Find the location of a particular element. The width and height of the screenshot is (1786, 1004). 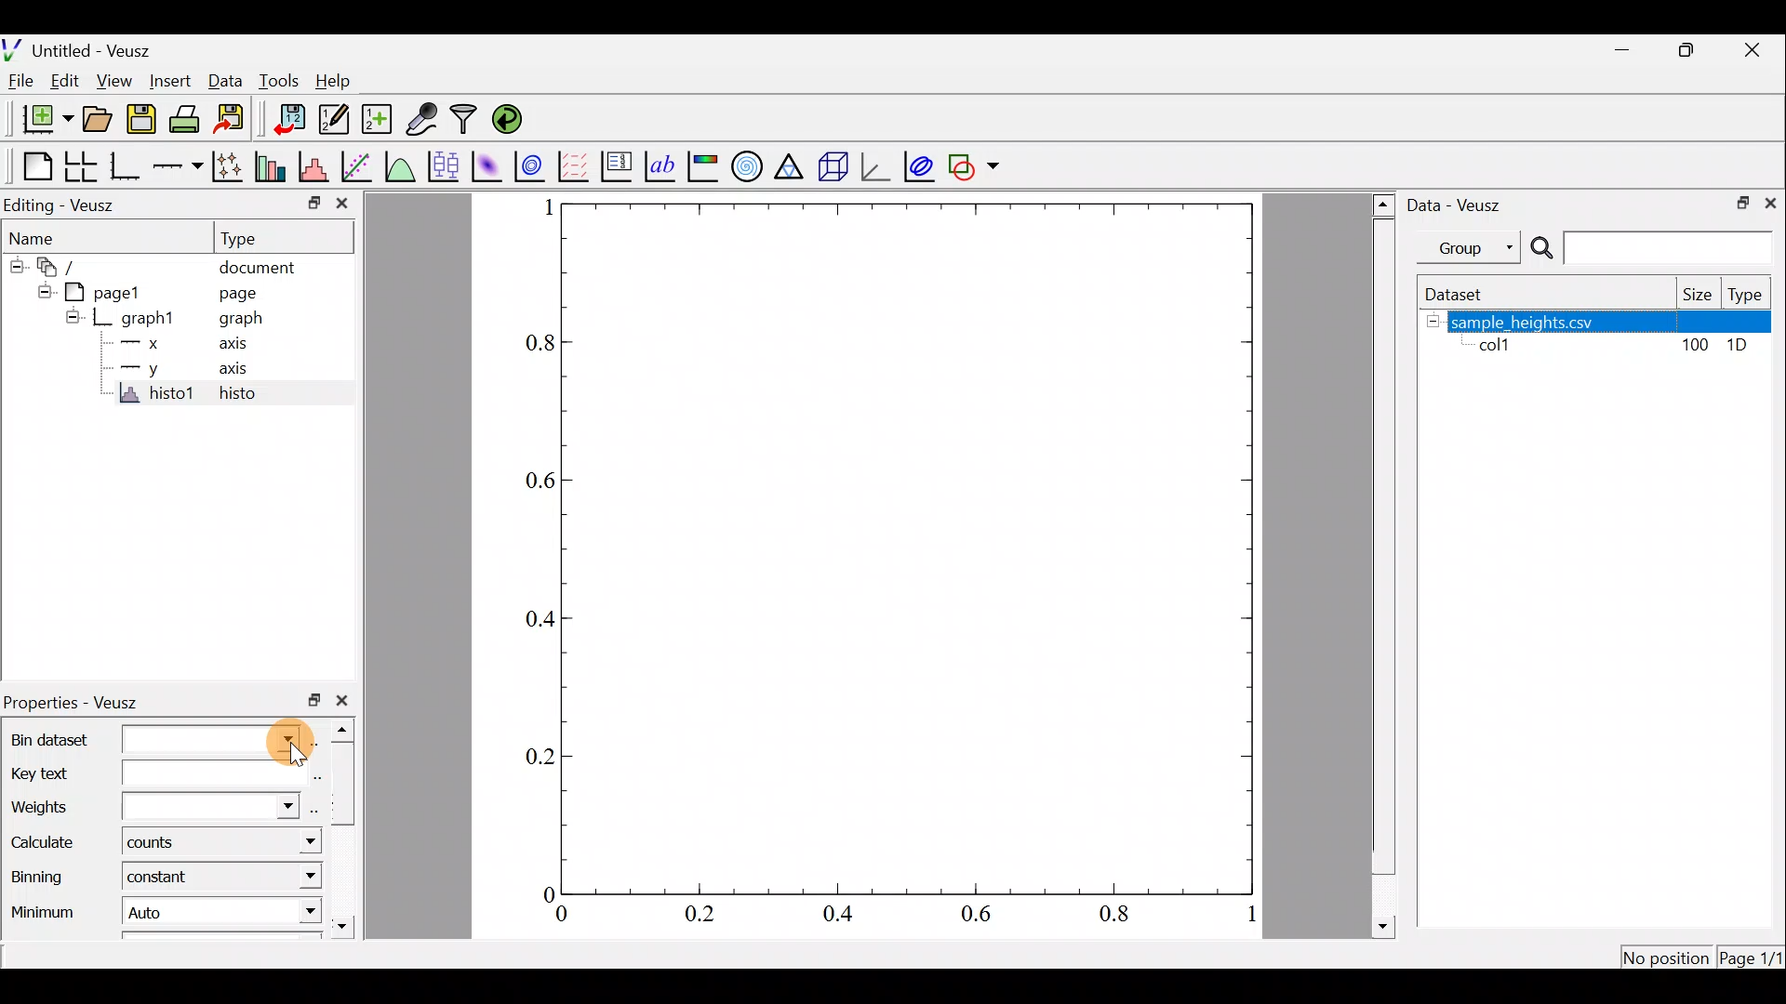

x is located at coordinates (152, 344).